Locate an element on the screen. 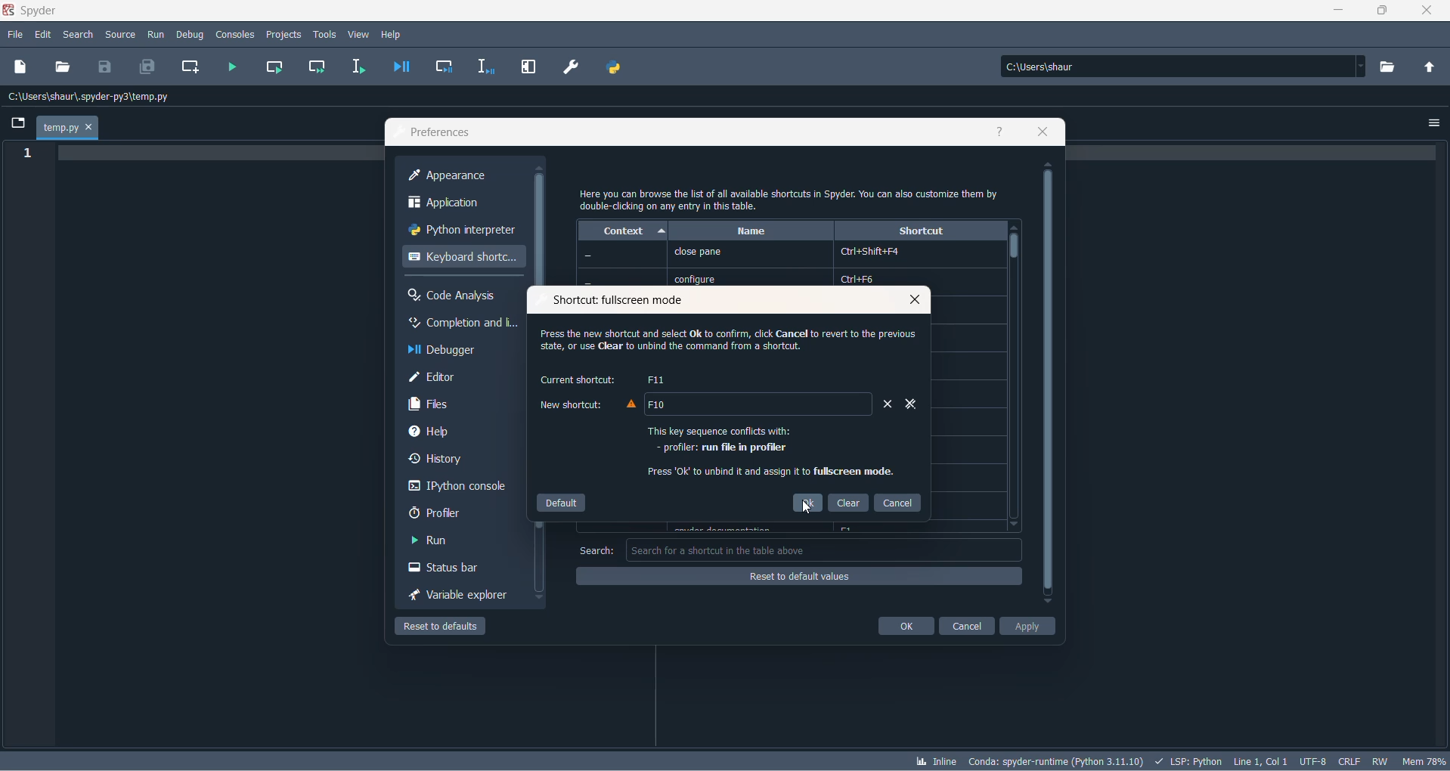 The height and width of the screenshot is (771, 1450). edit is located at coordinates (44, 35).